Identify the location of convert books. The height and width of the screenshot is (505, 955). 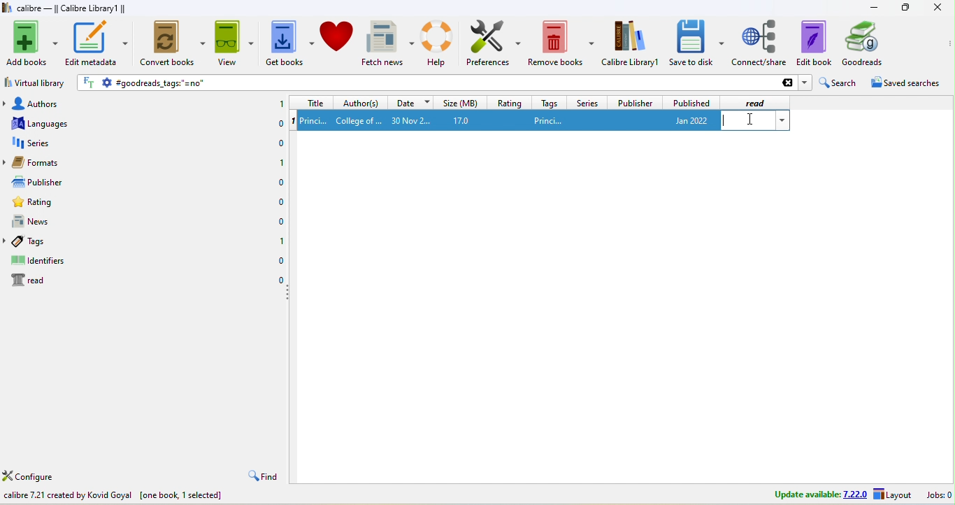
(173, 44).